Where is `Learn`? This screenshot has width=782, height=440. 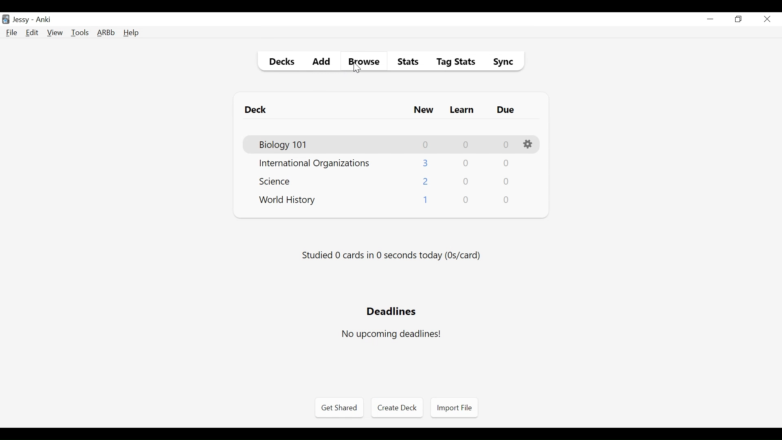 Learn is located at coordinates (461, 110).